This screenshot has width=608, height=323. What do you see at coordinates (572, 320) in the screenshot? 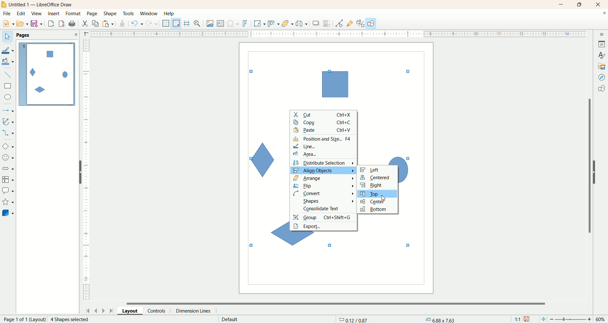
I see `zoom factor` at bounding box center [572, 320].